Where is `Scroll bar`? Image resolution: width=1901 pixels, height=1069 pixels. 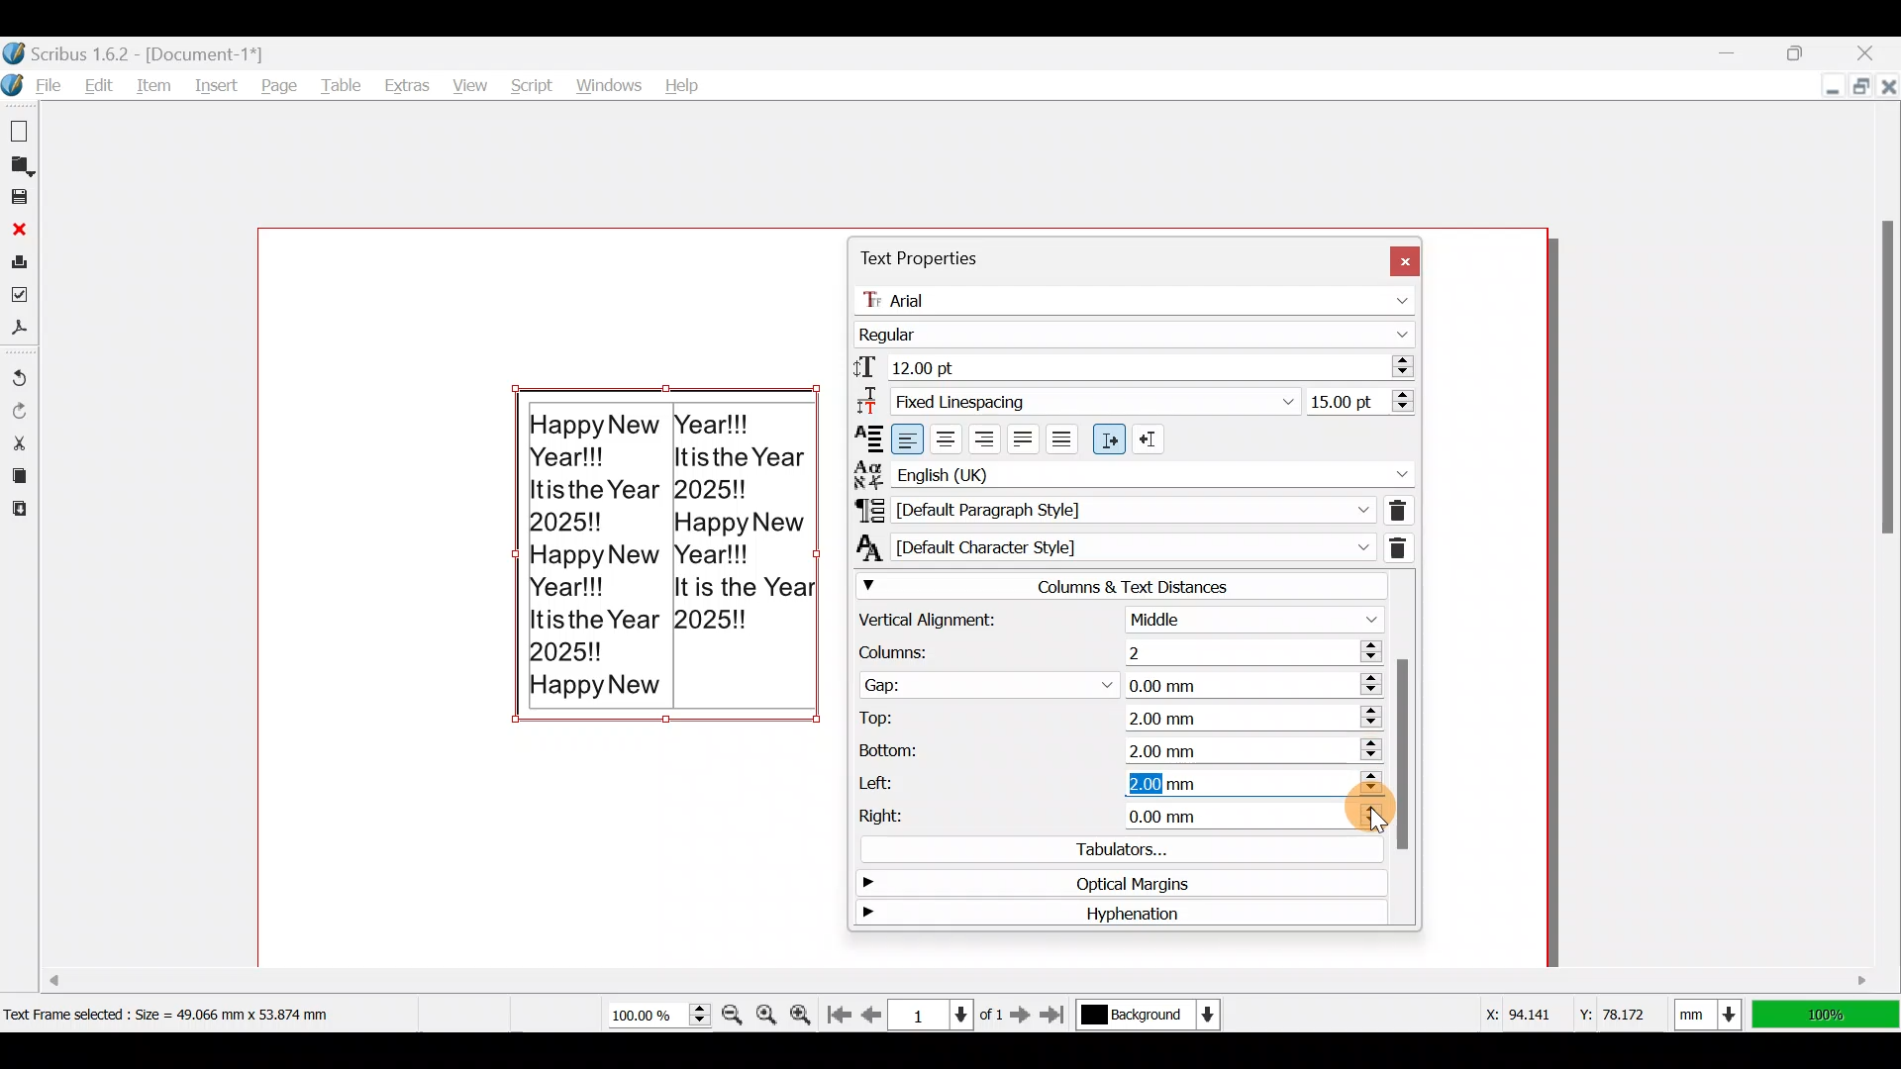 Scroll bar is located at coordinates (1881, 545).